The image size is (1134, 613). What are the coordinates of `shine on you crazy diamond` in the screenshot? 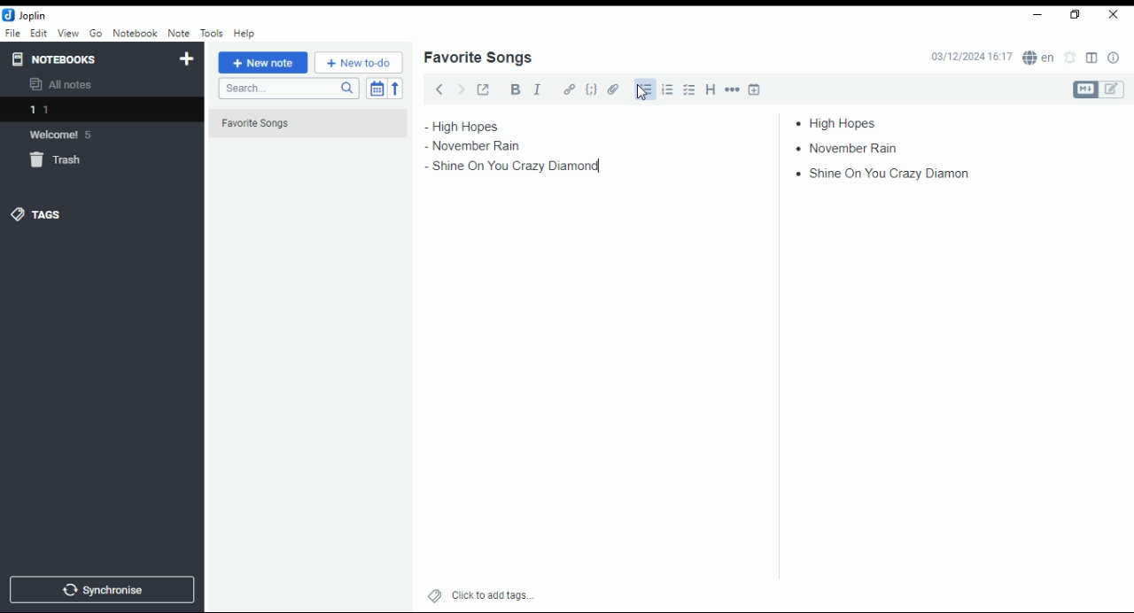 It's located at (880, 175).